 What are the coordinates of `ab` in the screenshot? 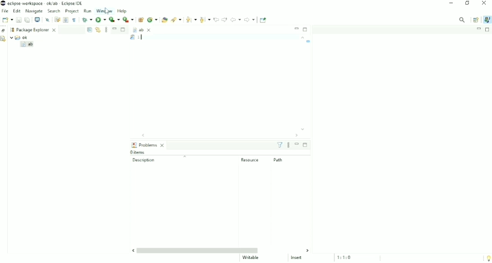 It's located at (142, 29).